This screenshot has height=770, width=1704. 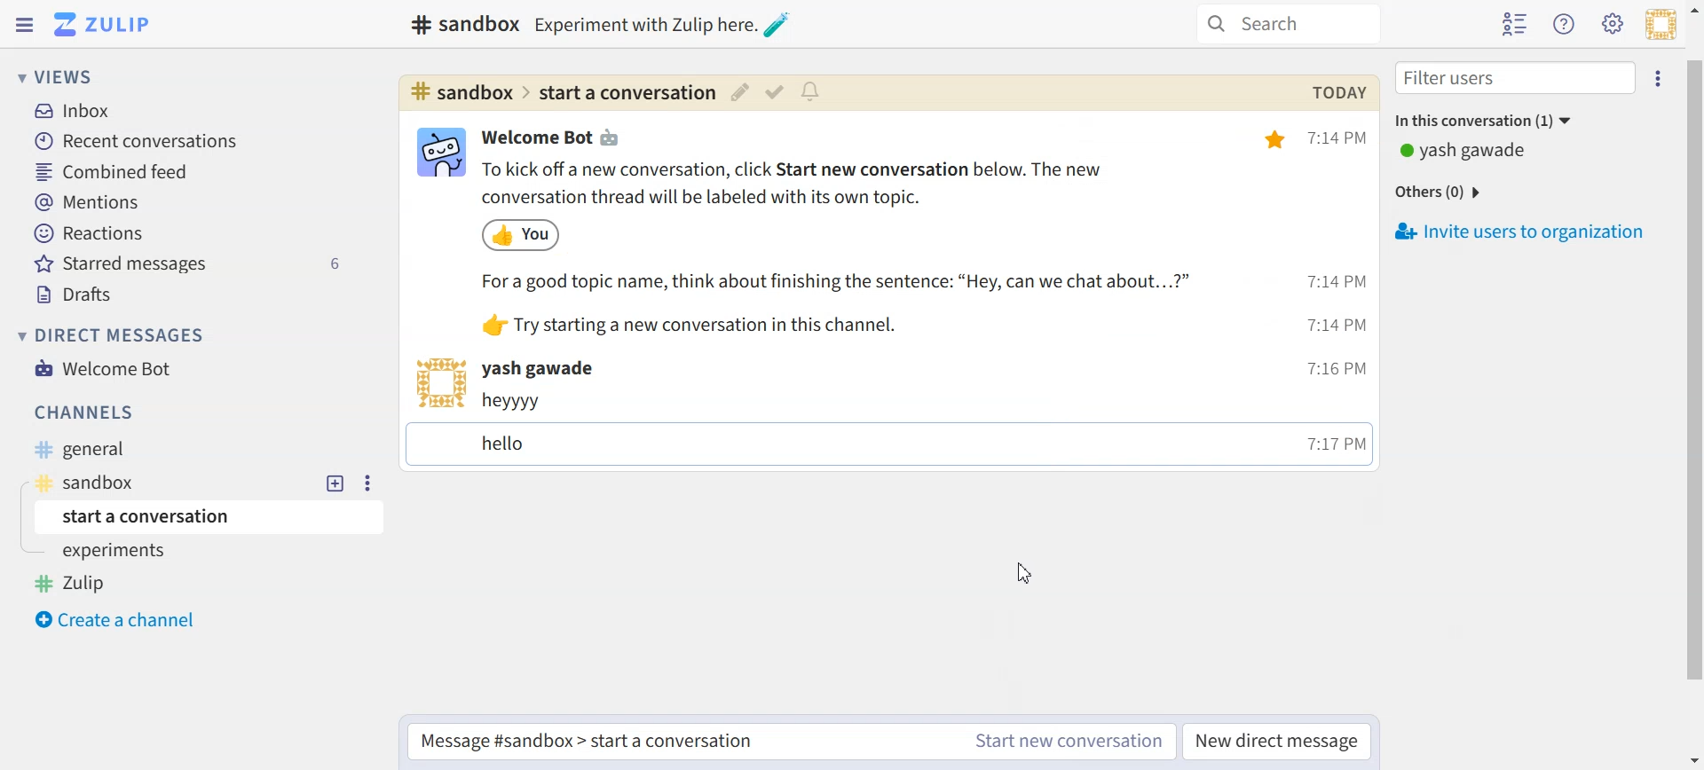 I want to click on Help menu, so click(x=1565, y=23).